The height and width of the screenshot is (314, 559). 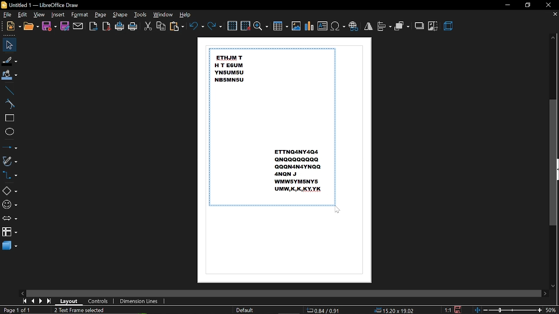 What do you see at coordinates (433, 26) in the screenshot?
I see `crop` at bounding box center [433, 26].